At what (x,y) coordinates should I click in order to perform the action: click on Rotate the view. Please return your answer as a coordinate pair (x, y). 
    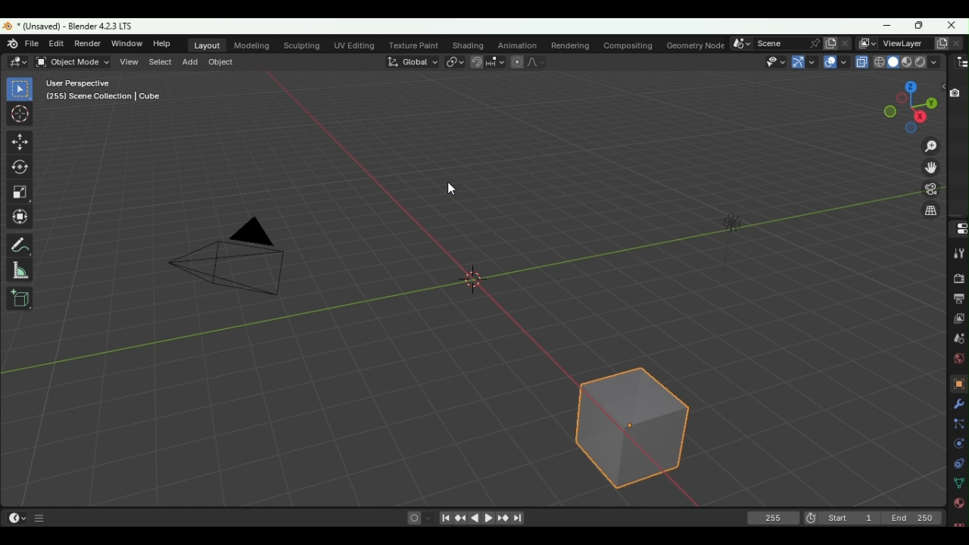
    Looking at the image, I should click on (909, 86).